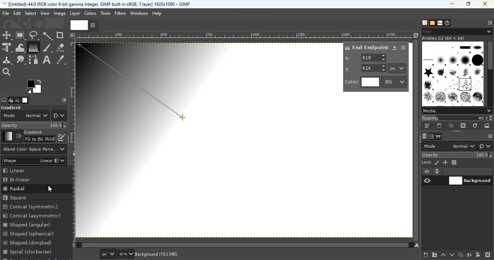  I want to click on Conical (asymmetric), so click(34, 216).